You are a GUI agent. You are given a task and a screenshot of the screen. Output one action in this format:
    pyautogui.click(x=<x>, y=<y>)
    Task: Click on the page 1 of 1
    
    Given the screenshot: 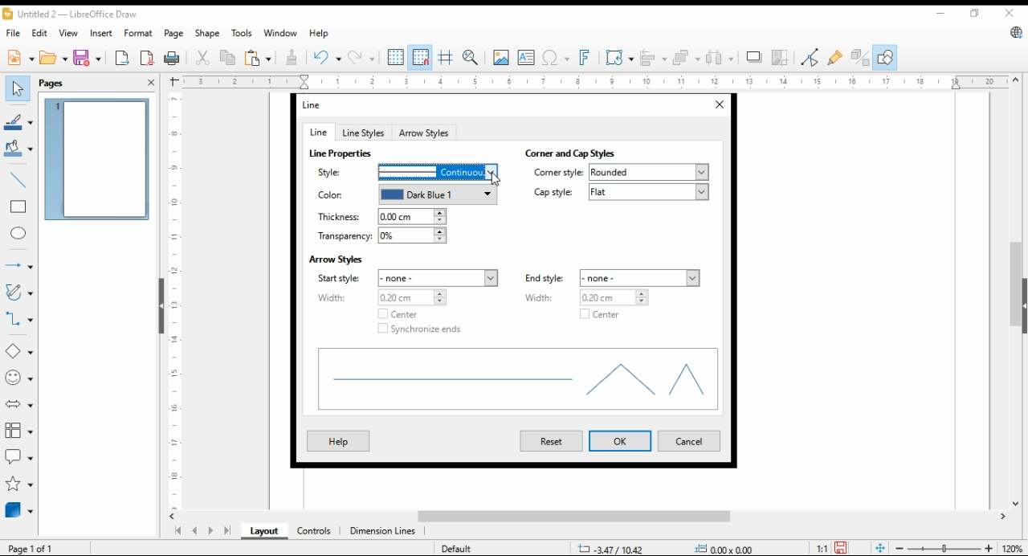 What is the action you would take?
    pyautogui.click(x=32, y=548)
    